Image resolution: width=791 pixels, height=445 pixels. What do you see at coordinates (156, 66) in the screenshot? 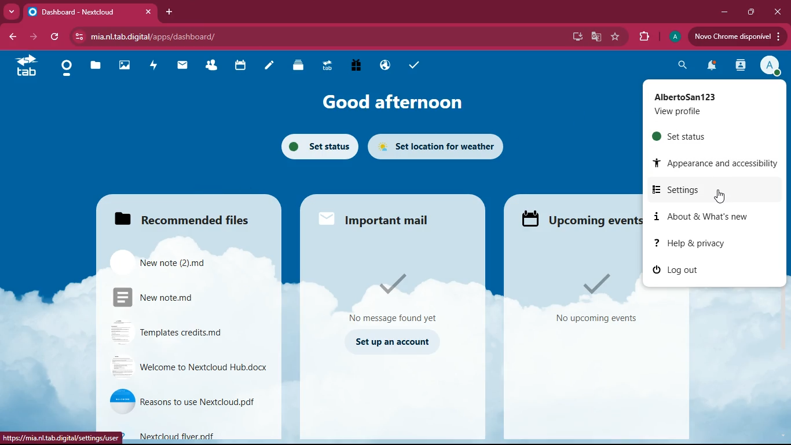
I see `activity` at bounding box center [156, 66].